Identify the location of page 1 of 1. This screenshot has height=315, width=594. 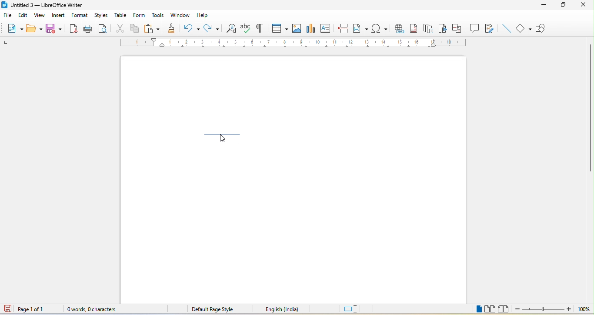
(38, 309).